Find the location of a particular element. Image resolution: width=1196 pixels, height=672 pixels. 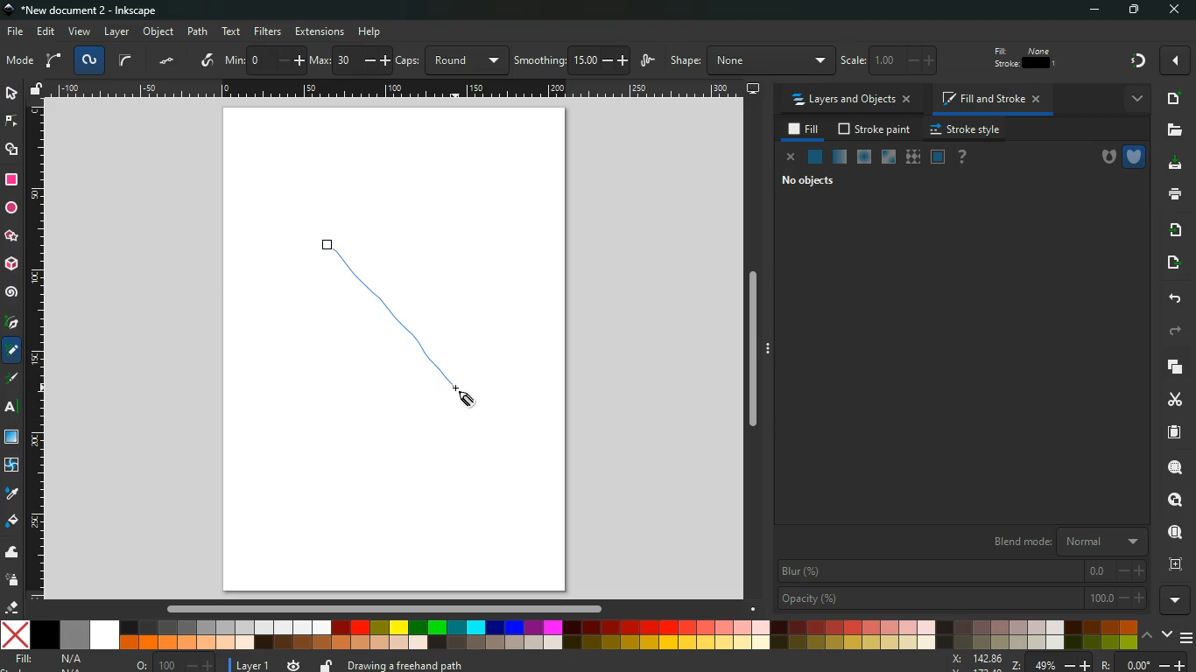

close is located at coordinates (792, 160).